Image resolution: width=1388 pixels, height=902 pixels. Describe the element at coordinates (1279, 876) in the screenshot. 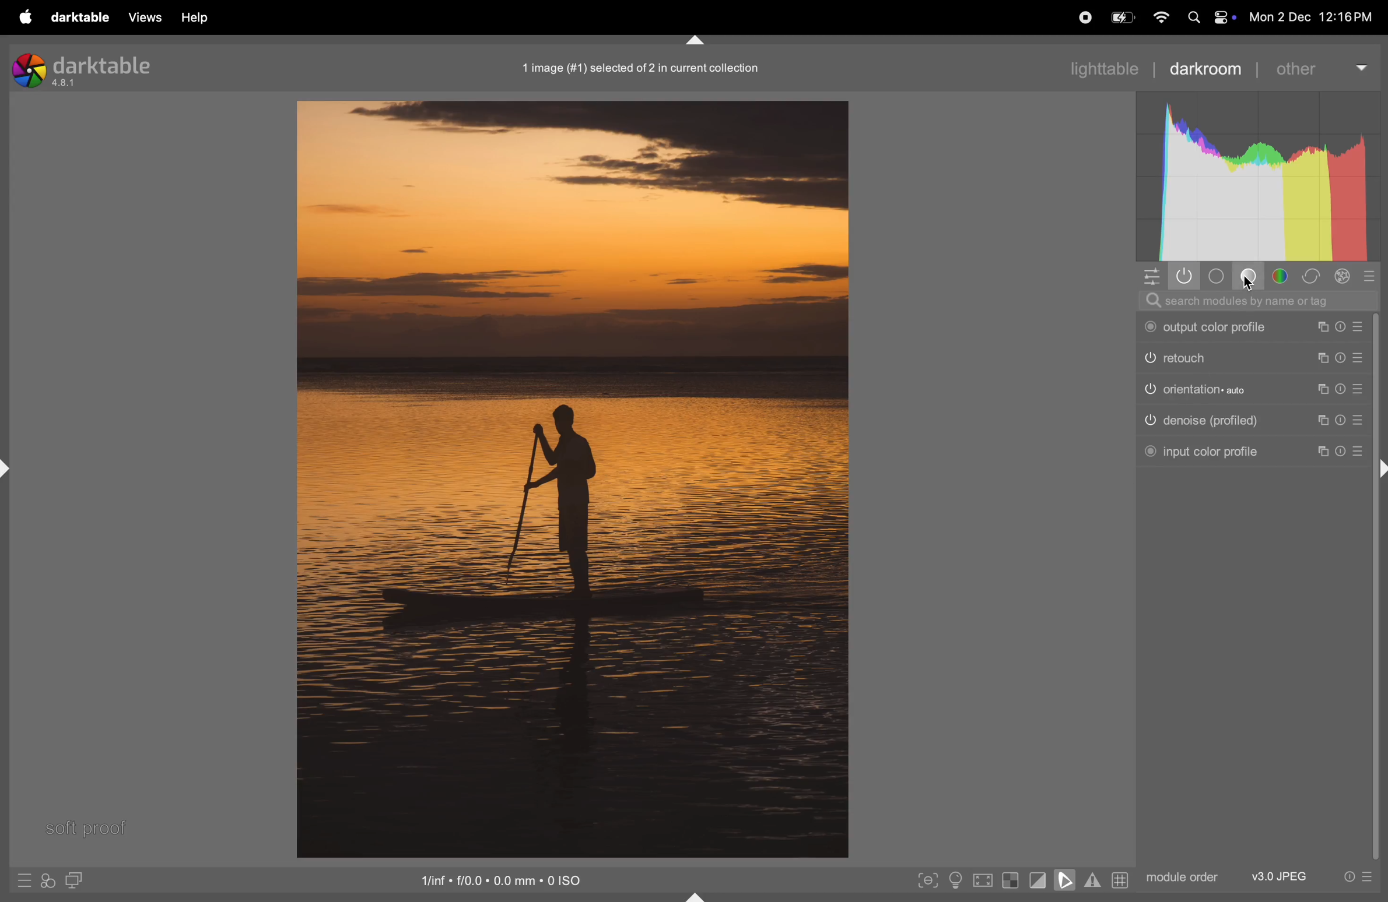

I see `v3 jpeg` at that location.